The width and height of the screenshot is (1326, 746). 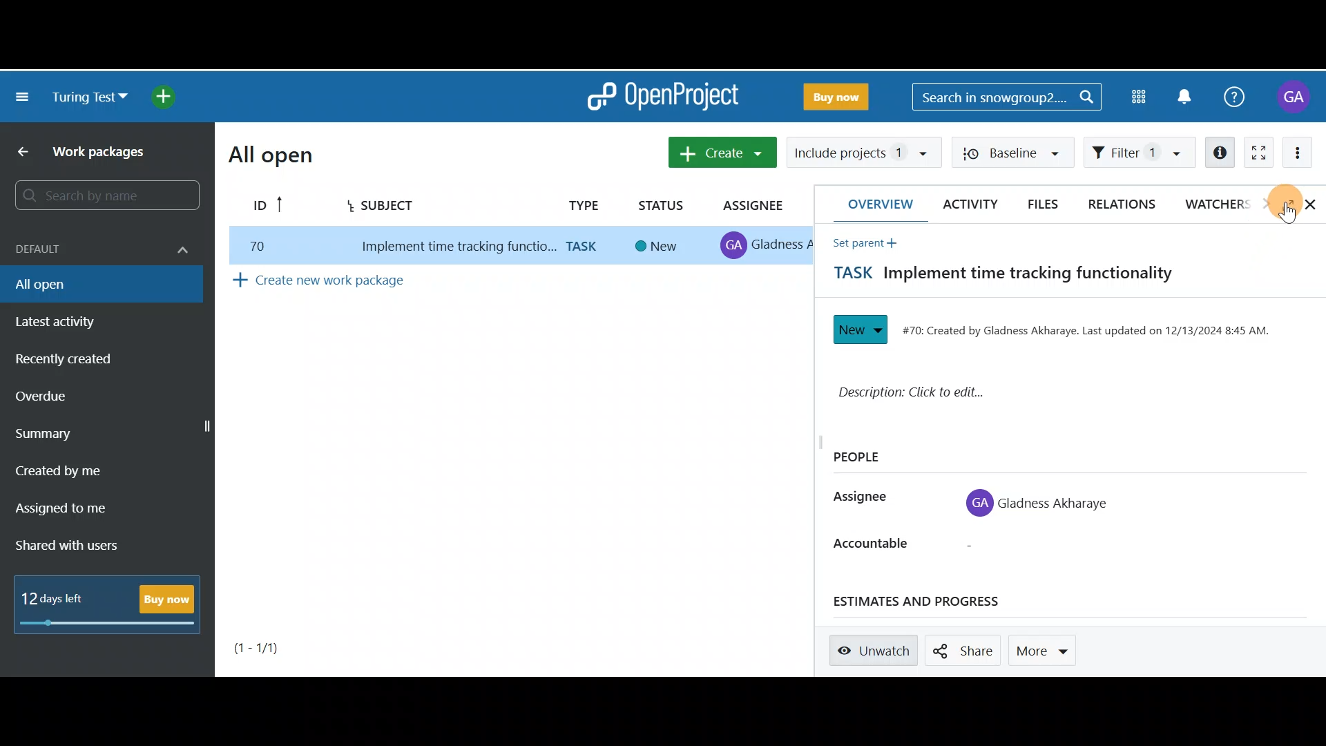 I want to click on TASK, so click(x=845, y=275).